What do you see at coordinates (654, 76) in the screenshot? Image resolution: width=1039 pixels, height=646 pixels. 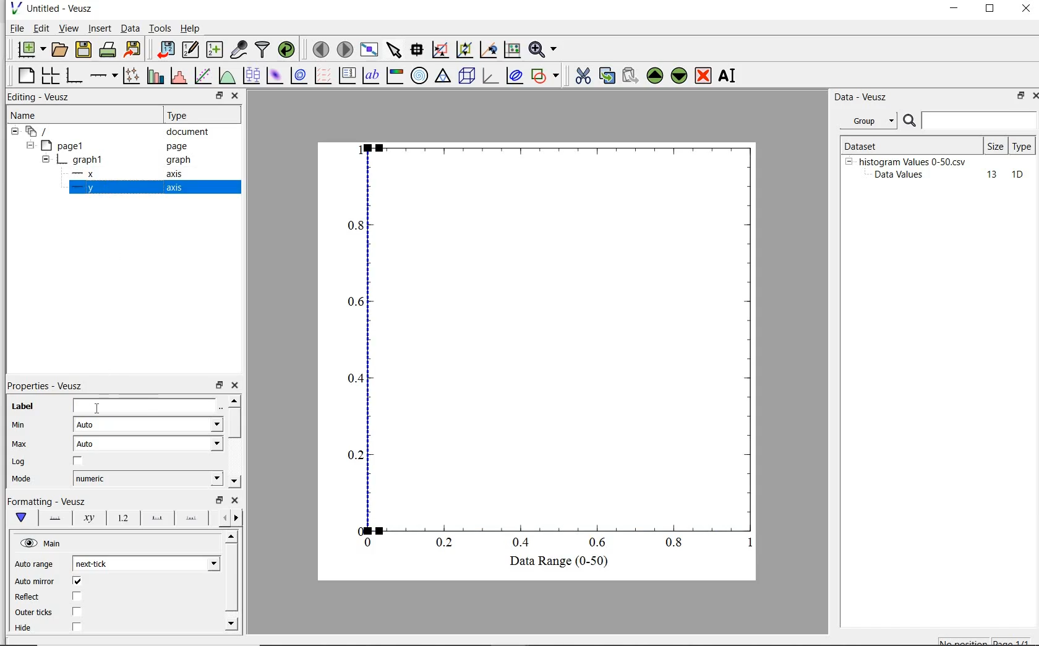 I see `move up the selected widget` at bounding box center [654, 76].